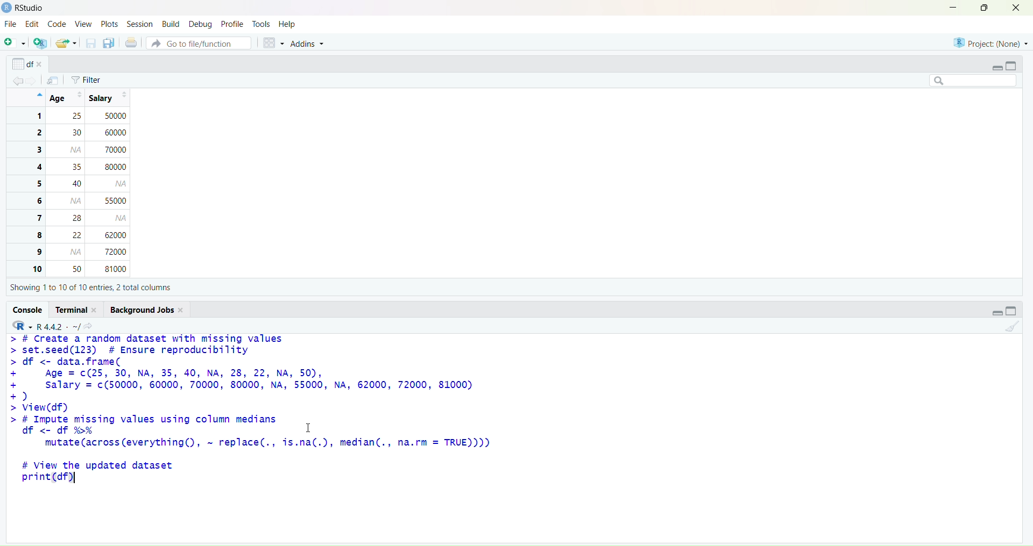 The height and width of the screenshot is (546, 1033). What do you see at coordinates (993, 312) in the screenshot?
I see `expand` at bounding box center [993, 312].